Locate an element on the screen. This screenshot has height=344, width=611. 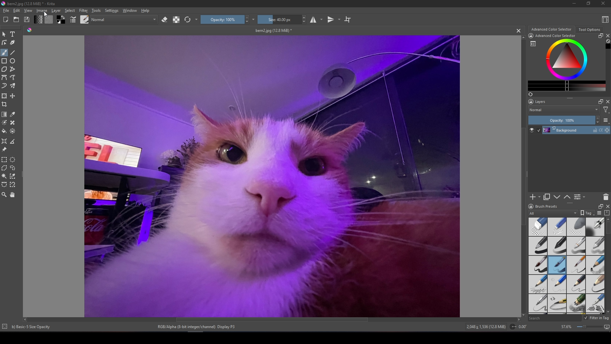
Orientation is located at coordinates (520, 326).